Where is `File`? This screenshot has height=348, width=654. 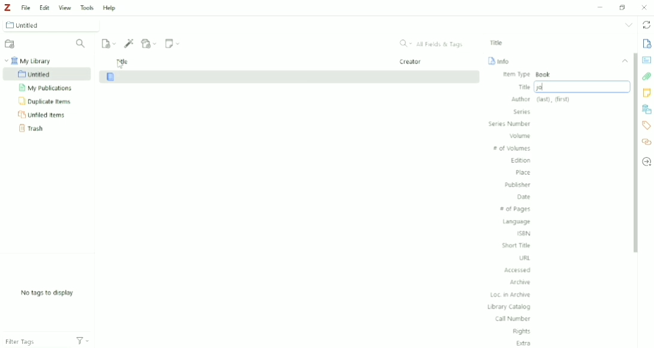 File is located at coordinates (25, 7).